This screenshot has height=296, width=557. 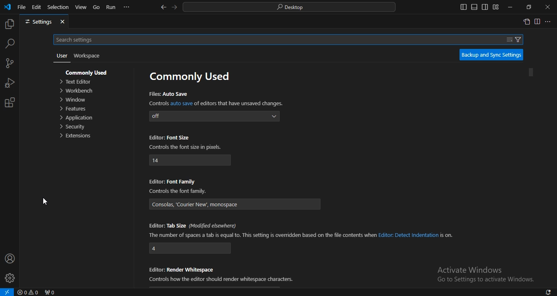 I want to click on Vertical scroll bar, so click(x=532, y=72).